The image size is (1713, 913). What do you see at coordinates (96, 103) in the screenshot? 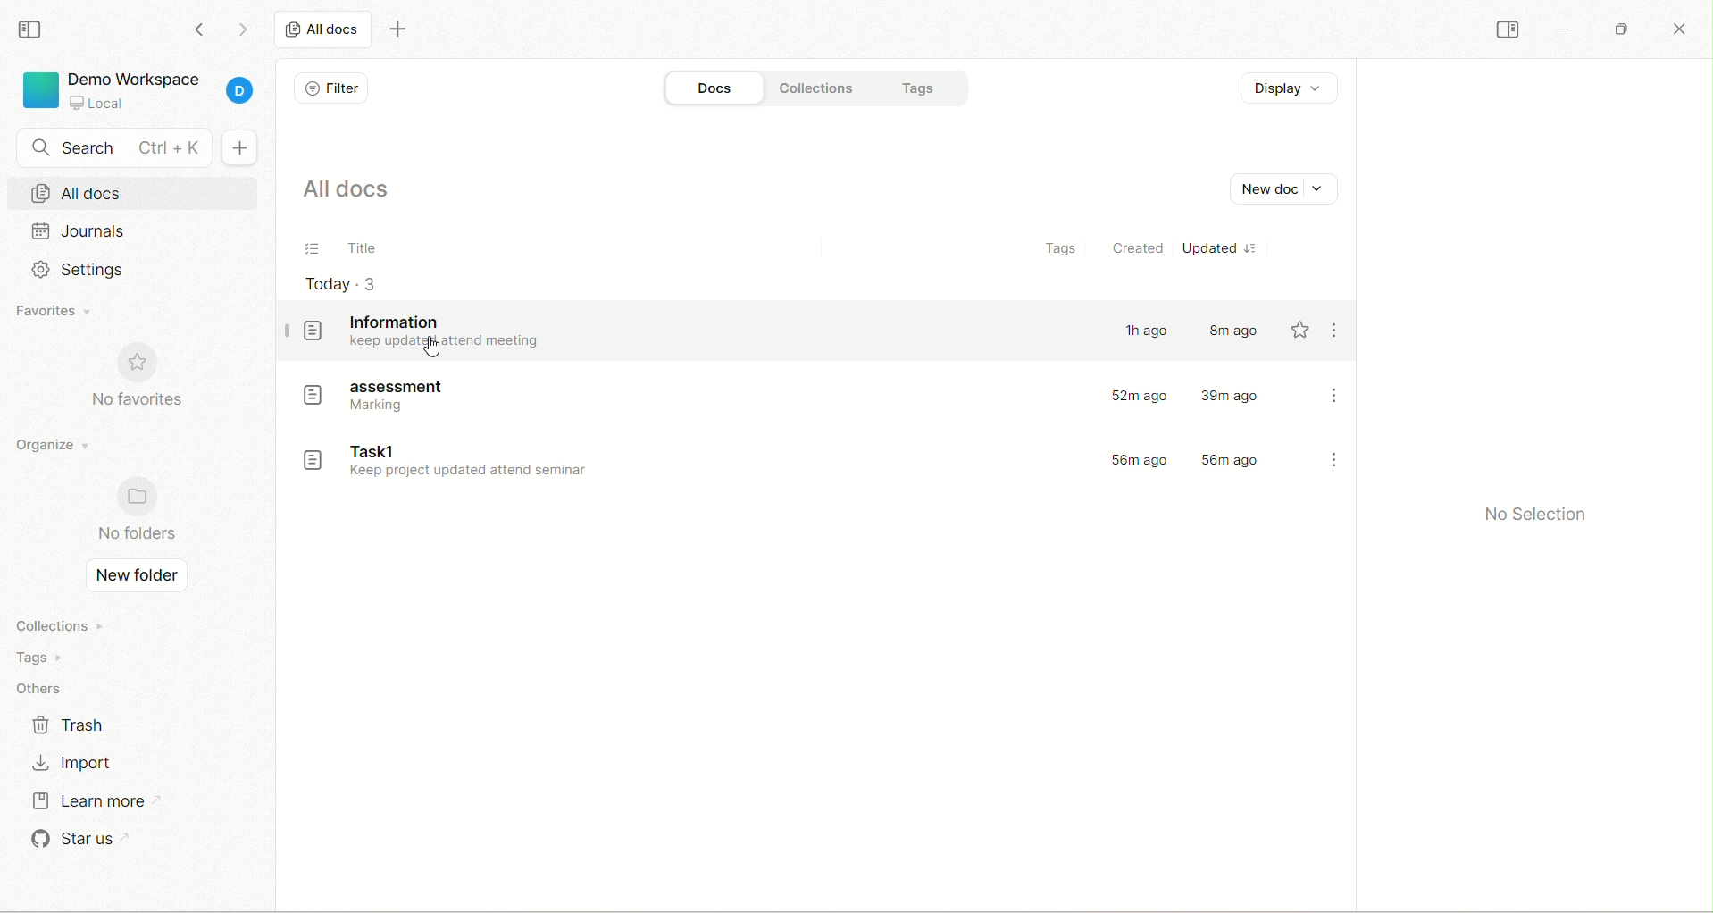
I see `local` at bounding box center [96, 103].